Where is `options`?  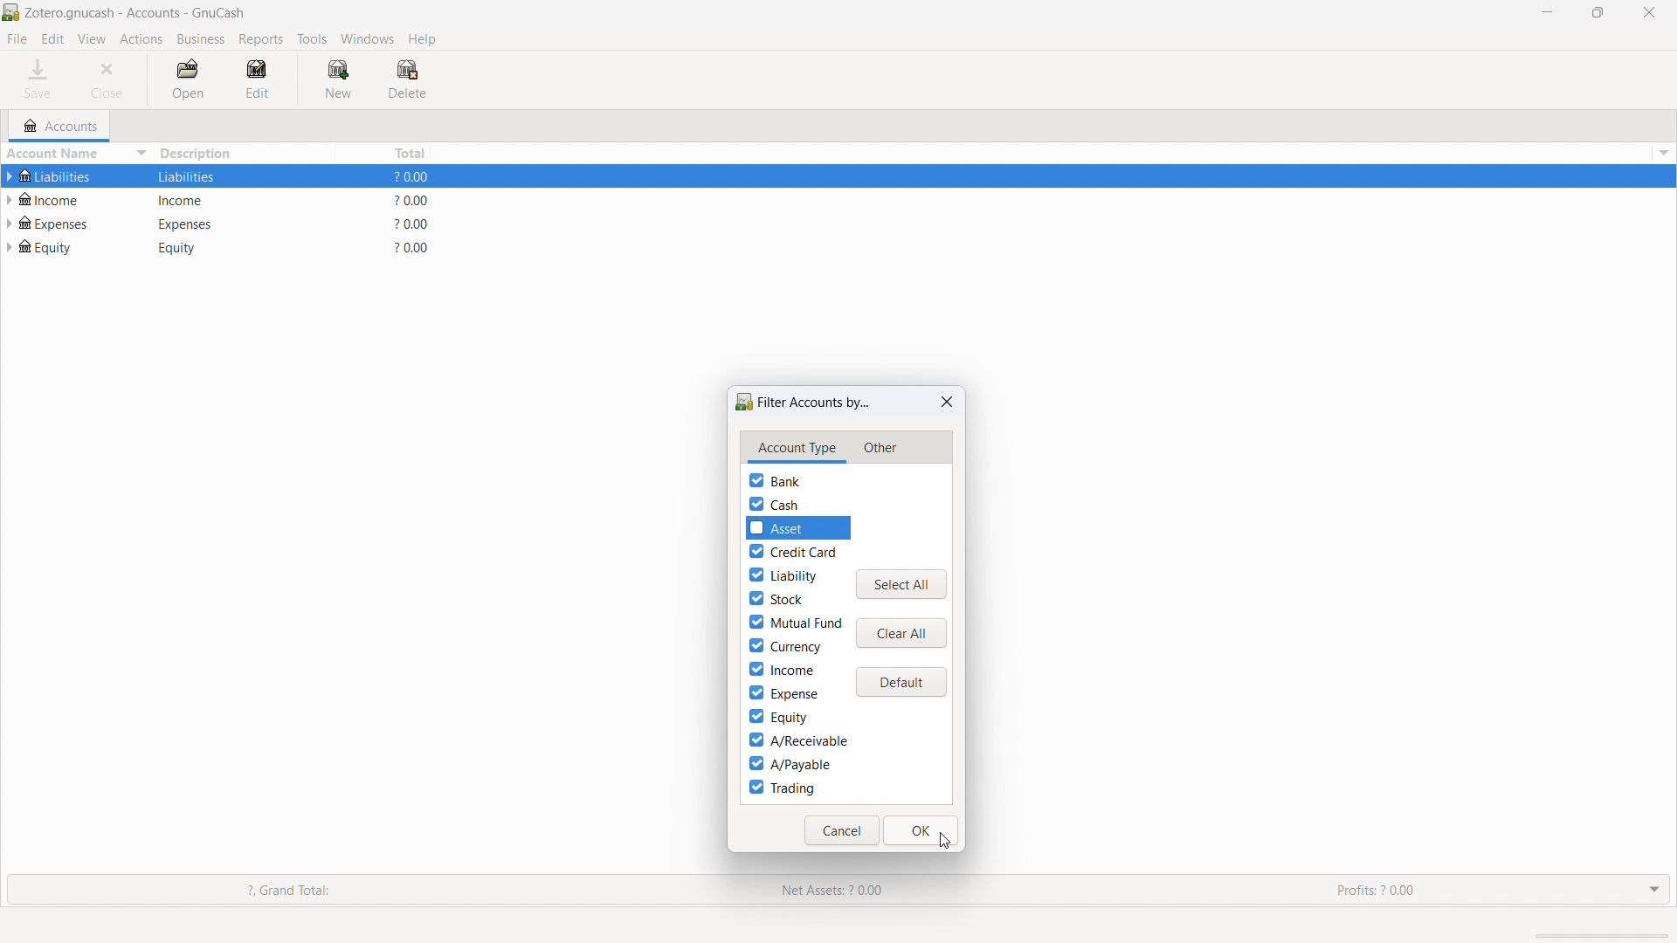
options is located at coordinates (1661, 153).